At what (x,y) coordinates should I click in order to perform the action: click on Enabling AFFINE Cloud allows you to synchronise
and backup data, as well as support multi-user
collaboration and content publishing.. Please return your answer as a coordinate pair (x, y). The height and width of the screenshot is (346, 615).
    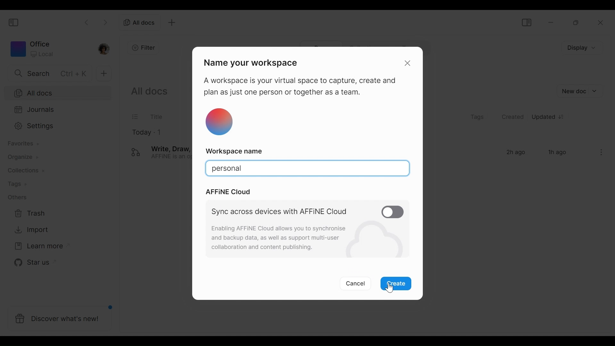
    Looking at the image, I should click on (277, 236).